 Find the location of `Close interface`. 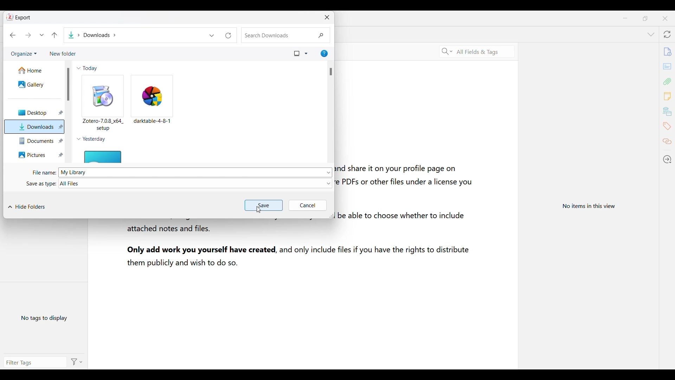

Close interface is located at coordinates (665, 18).